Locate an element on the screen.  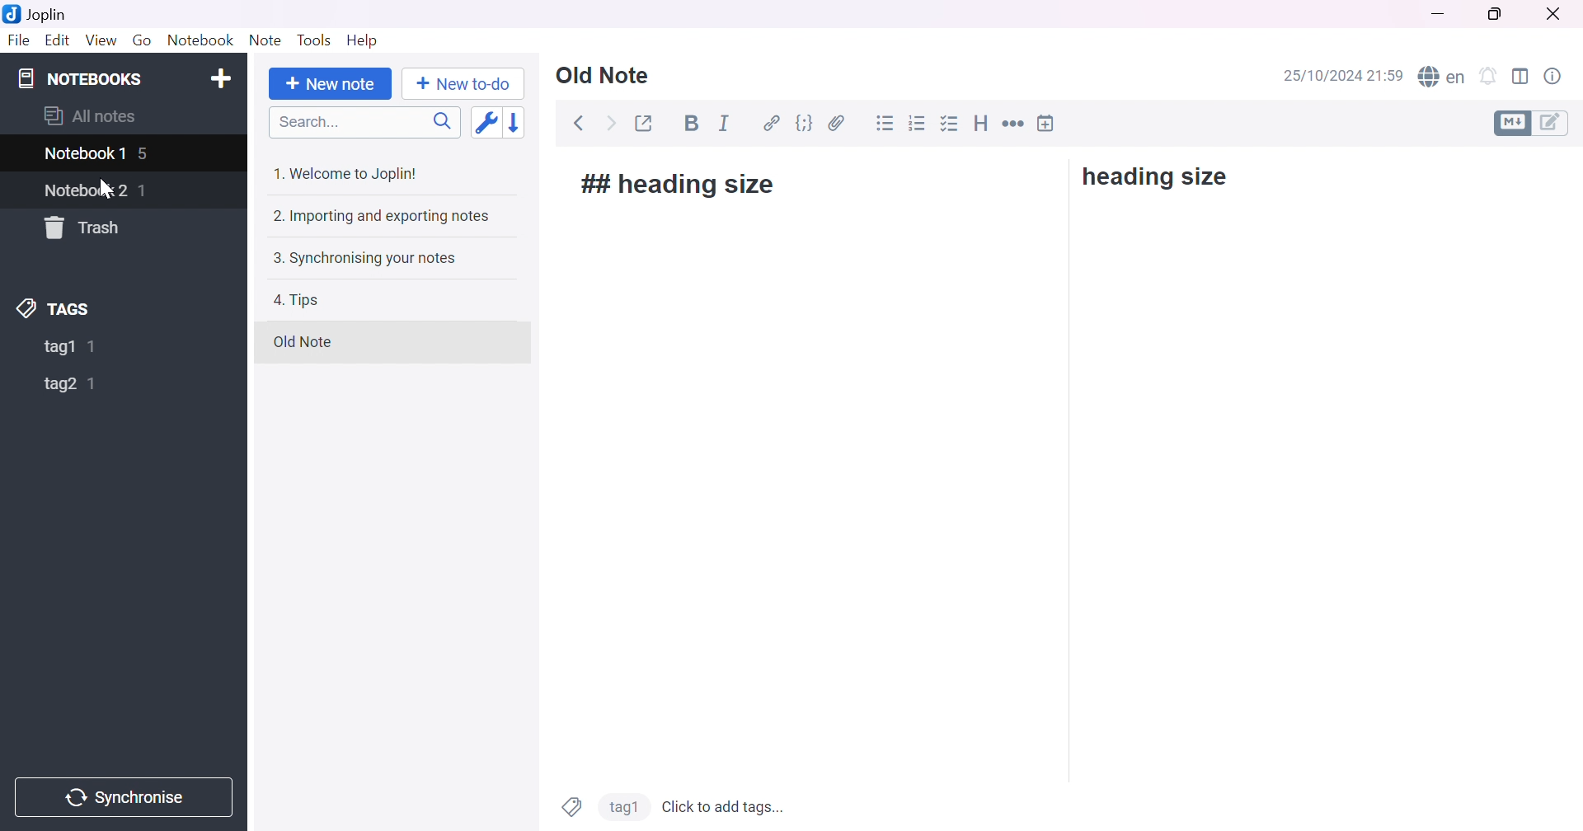
All notes is located at coordinates (90, 115).